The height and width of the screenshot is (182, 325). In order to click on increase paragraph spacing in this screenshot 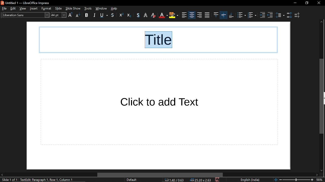, I will do `click(289, 15)`.